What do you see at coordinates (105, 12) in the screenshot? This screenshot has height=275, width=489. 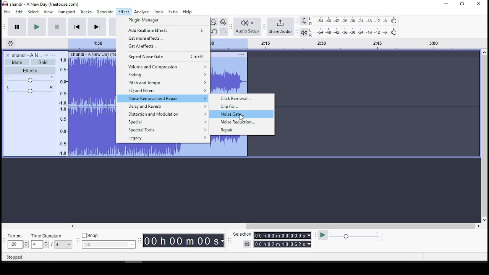 I see `generate` at bounding box center [105, 12].